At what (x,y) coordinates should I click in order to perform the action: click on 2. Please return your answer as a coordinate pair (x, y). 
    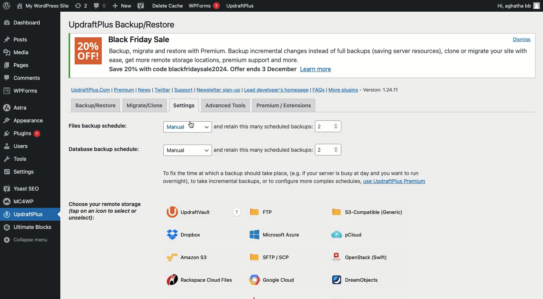
    Looking at the image, I should click on (328, 150).